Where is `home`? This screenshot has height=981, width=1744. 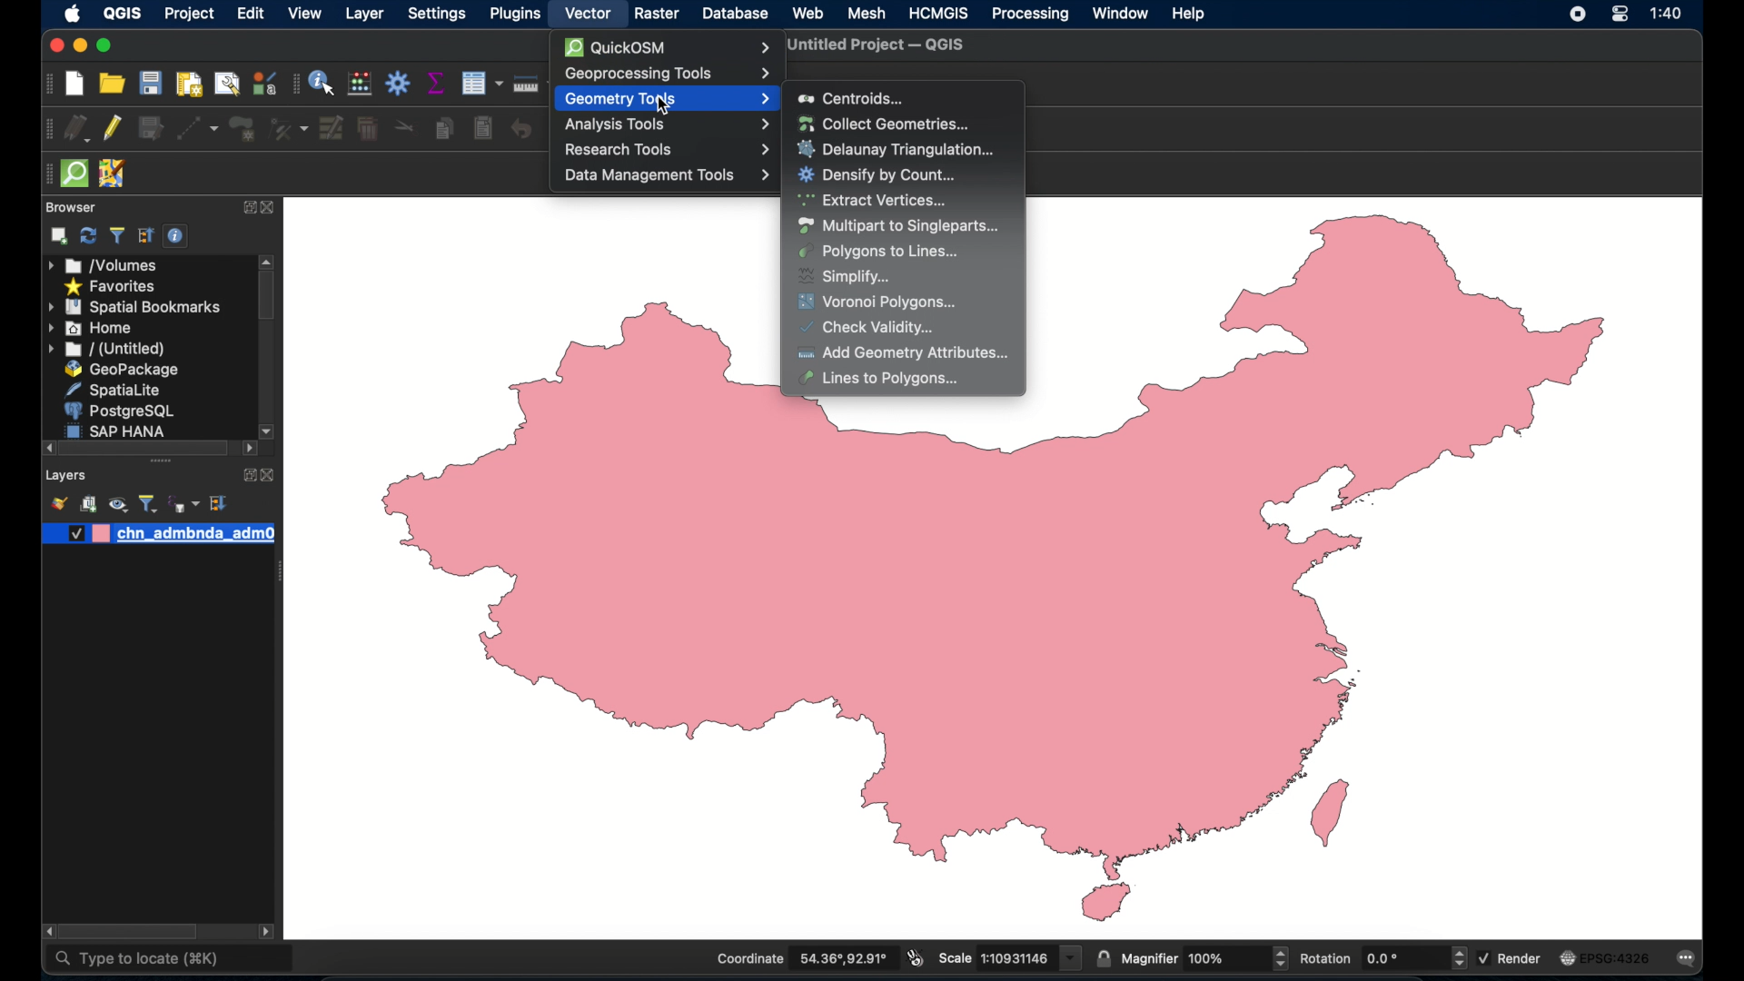 home is located at coordinates (90, 328).